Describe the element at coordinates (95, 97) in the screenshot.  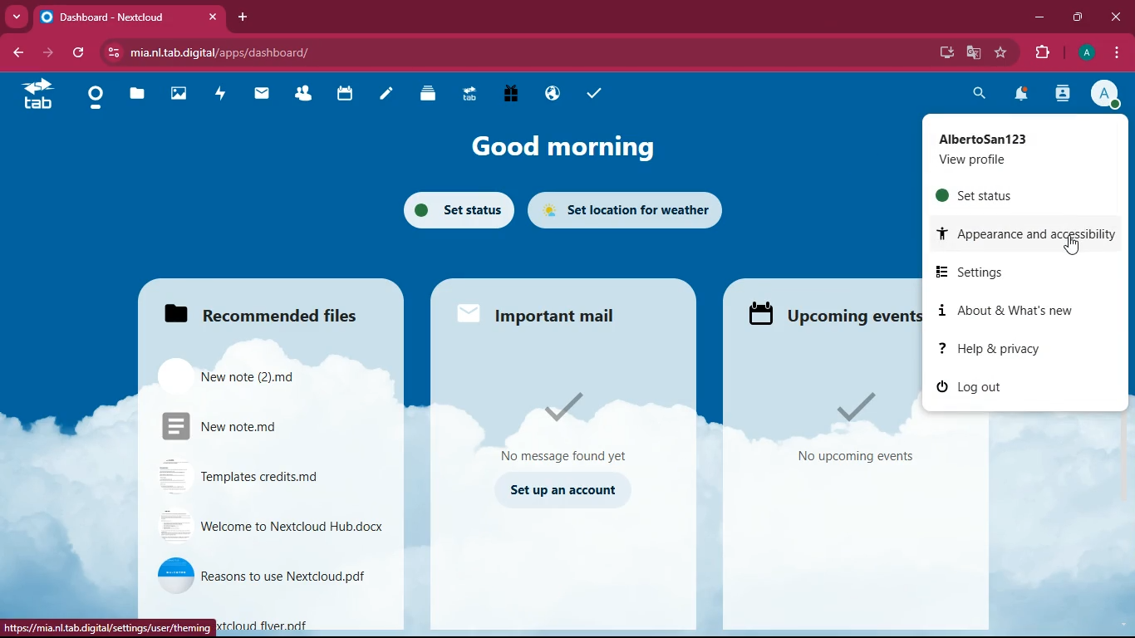
I see `home` at that location.